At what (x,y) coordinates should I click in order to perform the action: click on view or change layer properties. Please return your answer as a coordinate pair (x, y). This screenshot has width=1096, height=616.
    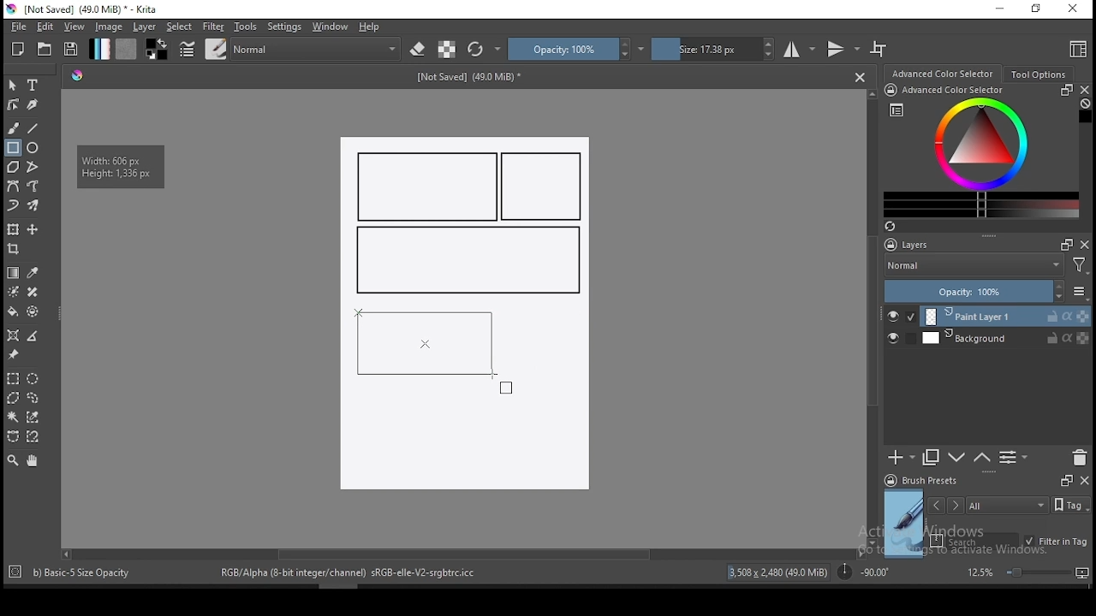
    Looking at the image, I should click on (1013, 457).